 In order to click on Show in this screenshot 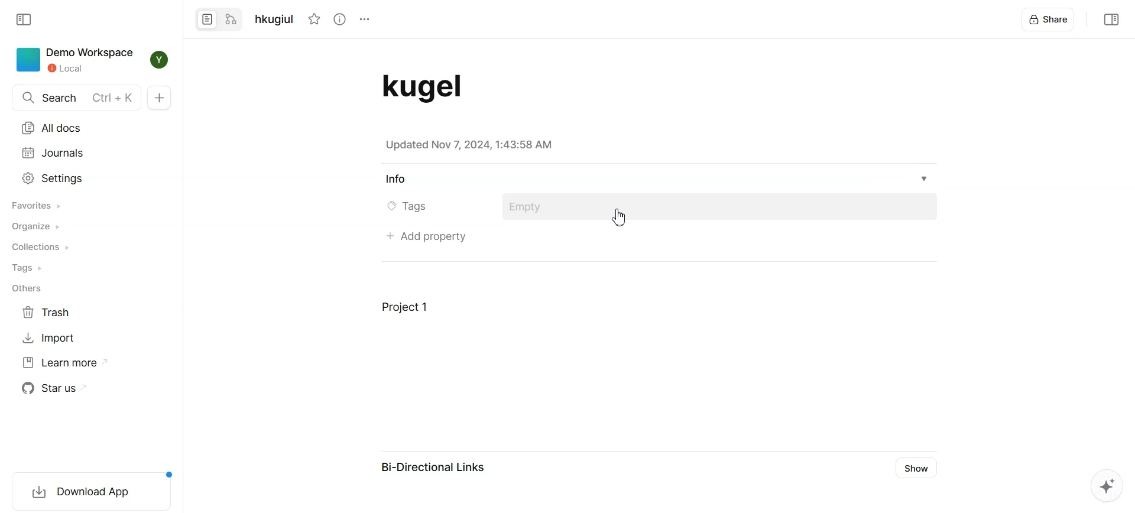, I will do `click(919, 467)`.